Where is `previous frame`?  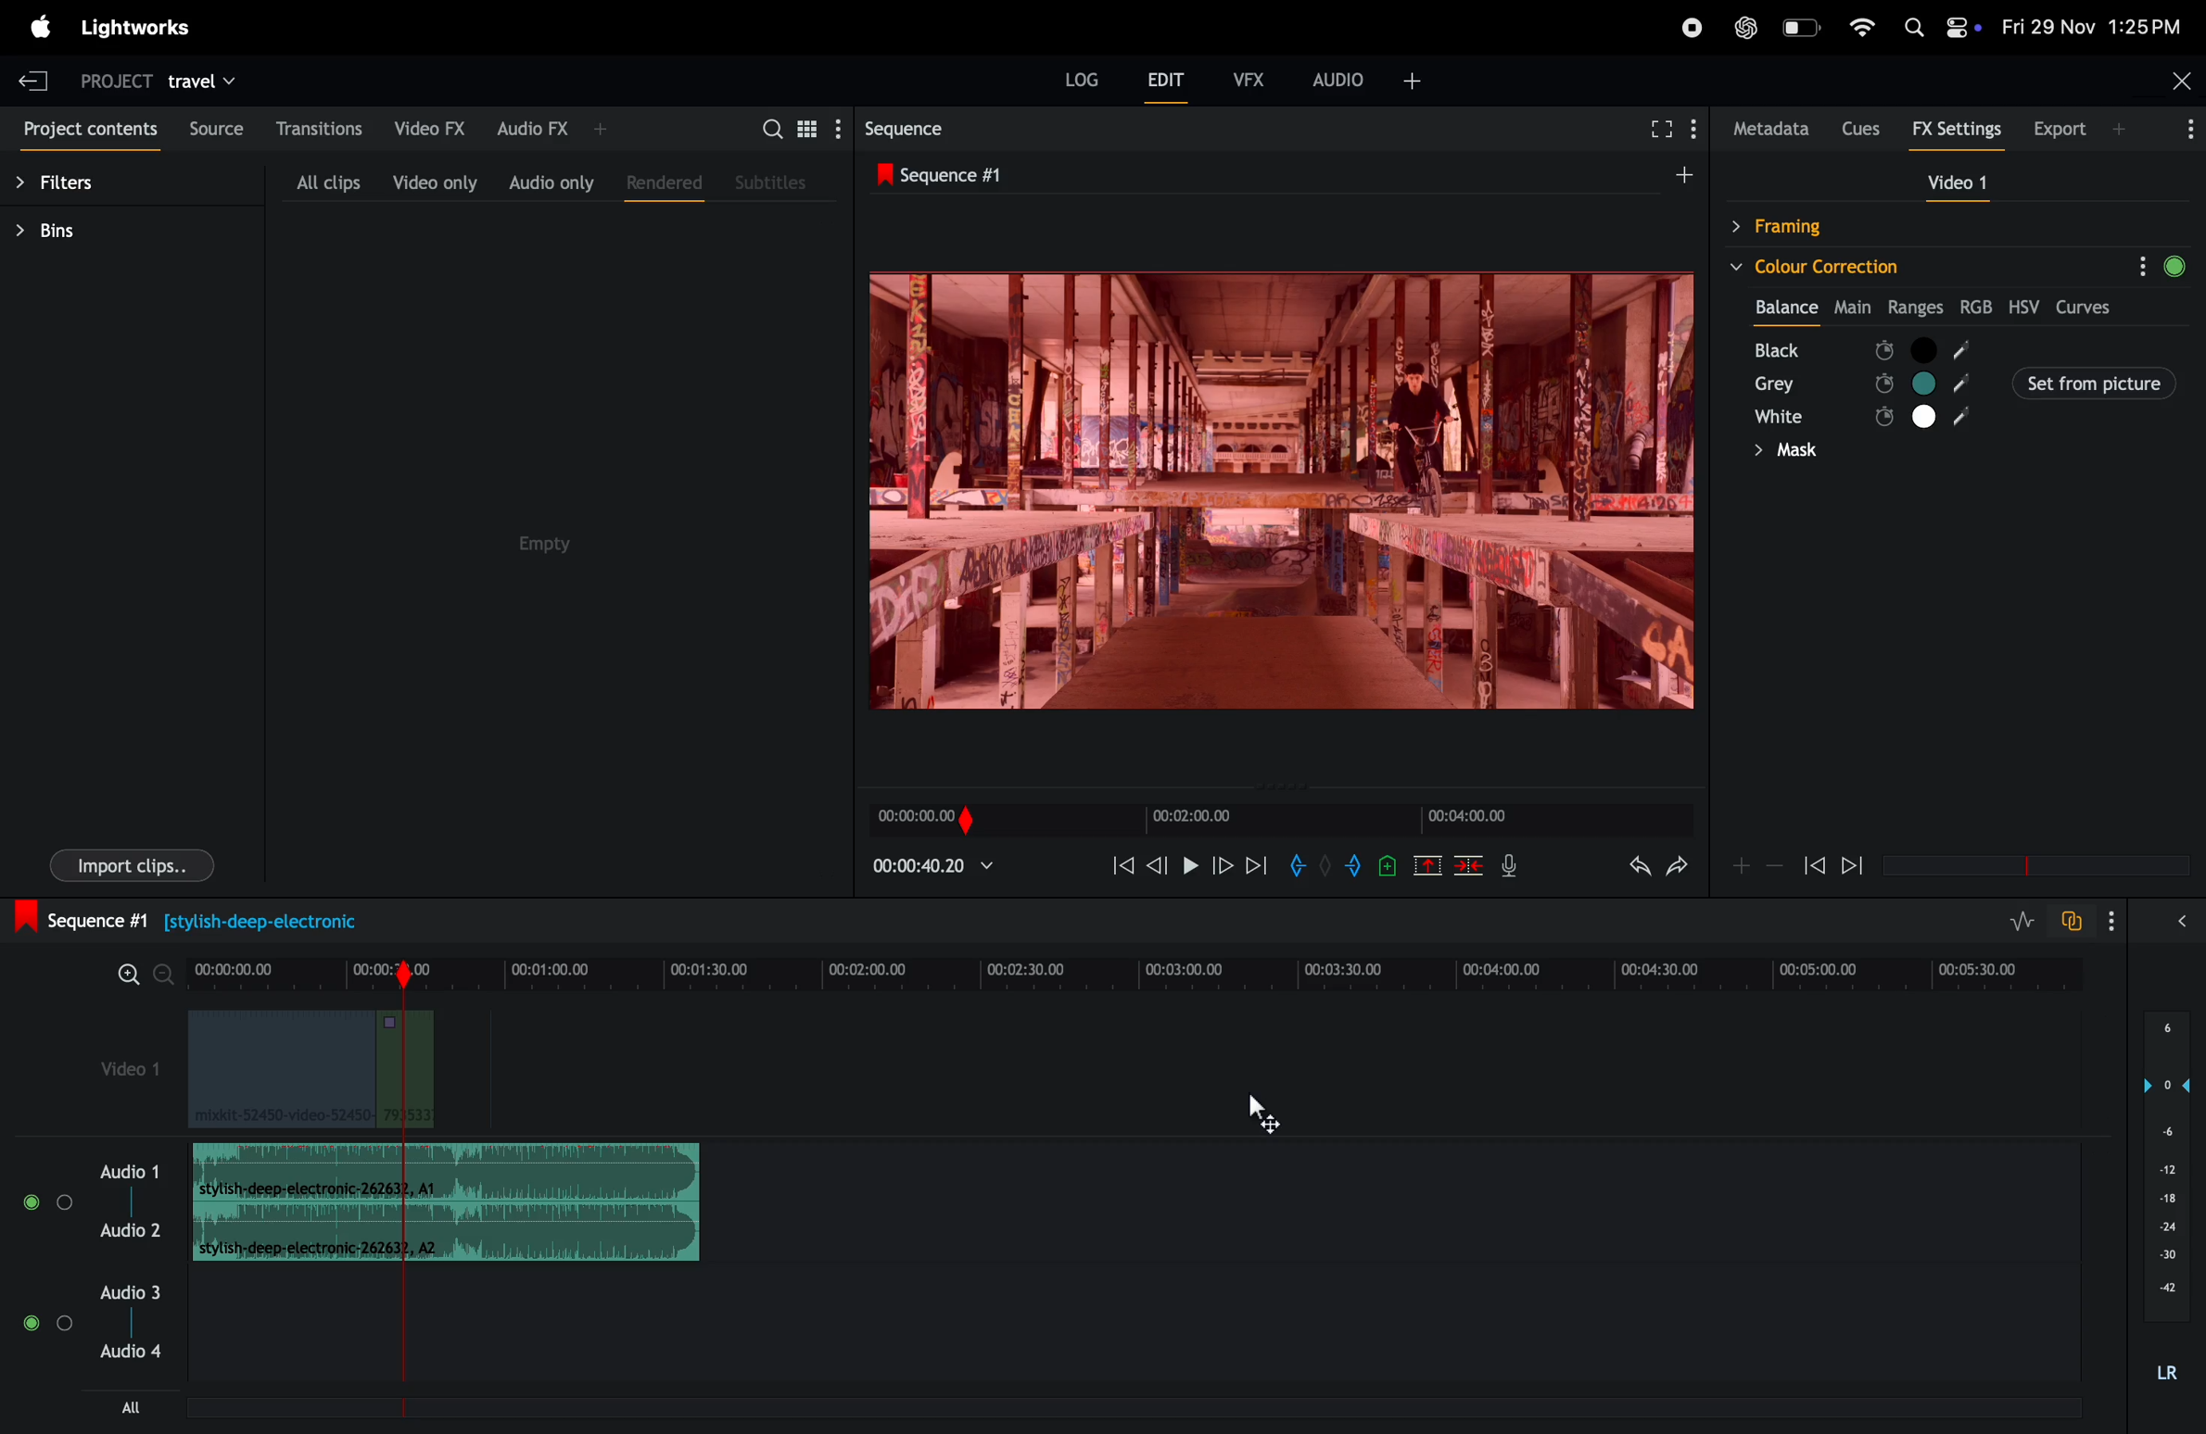 previous frame is located at coordinates (1161, 863).